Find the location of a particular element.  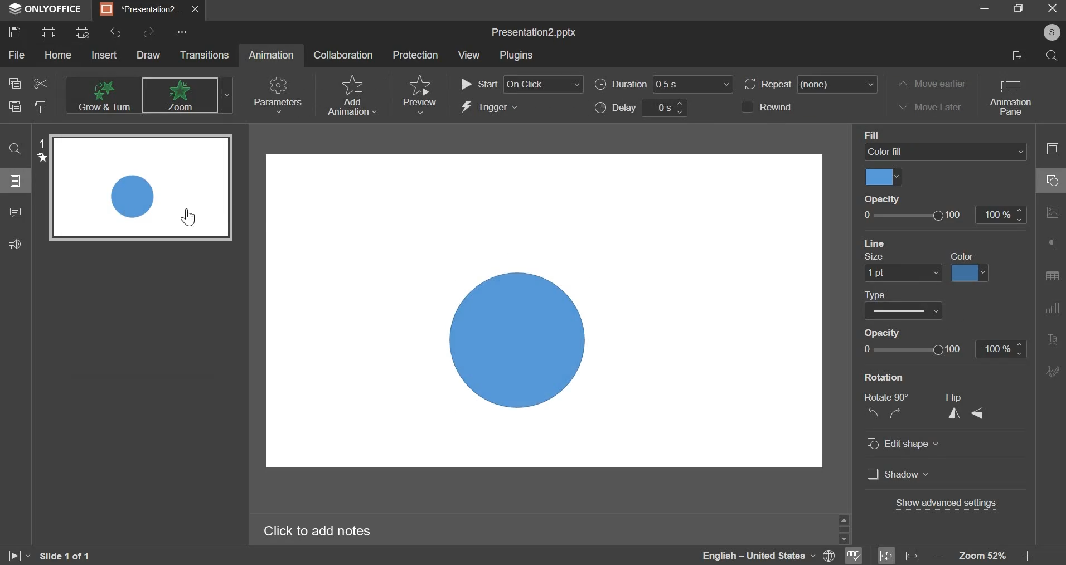

opacity is located at coordinates (945, 348).